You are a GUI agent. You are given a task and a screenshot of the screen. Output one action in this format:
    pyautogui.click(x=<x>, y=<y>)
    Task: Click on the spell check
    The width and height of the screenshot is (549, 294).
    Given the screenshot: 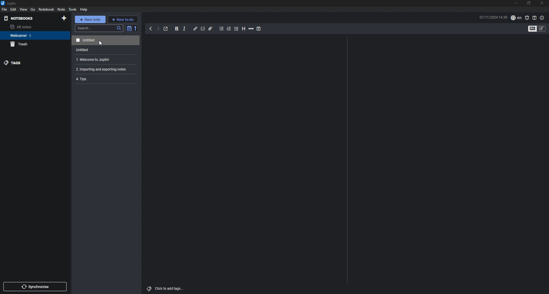 What is the action you would take?
    pyautogui.click(x=527, y=18)
    